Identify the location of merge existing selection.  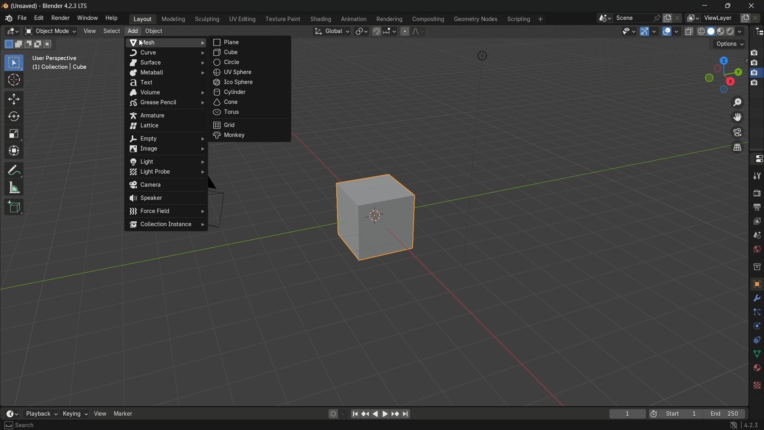
(49, 44).